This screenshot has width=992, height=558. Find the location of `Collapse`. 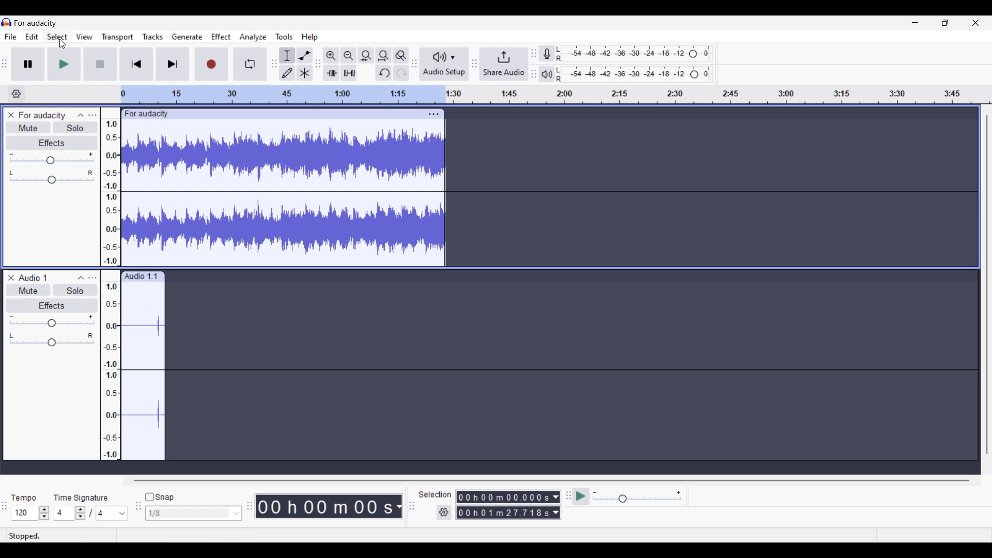

Collapse is located at coordinates (81, 115).